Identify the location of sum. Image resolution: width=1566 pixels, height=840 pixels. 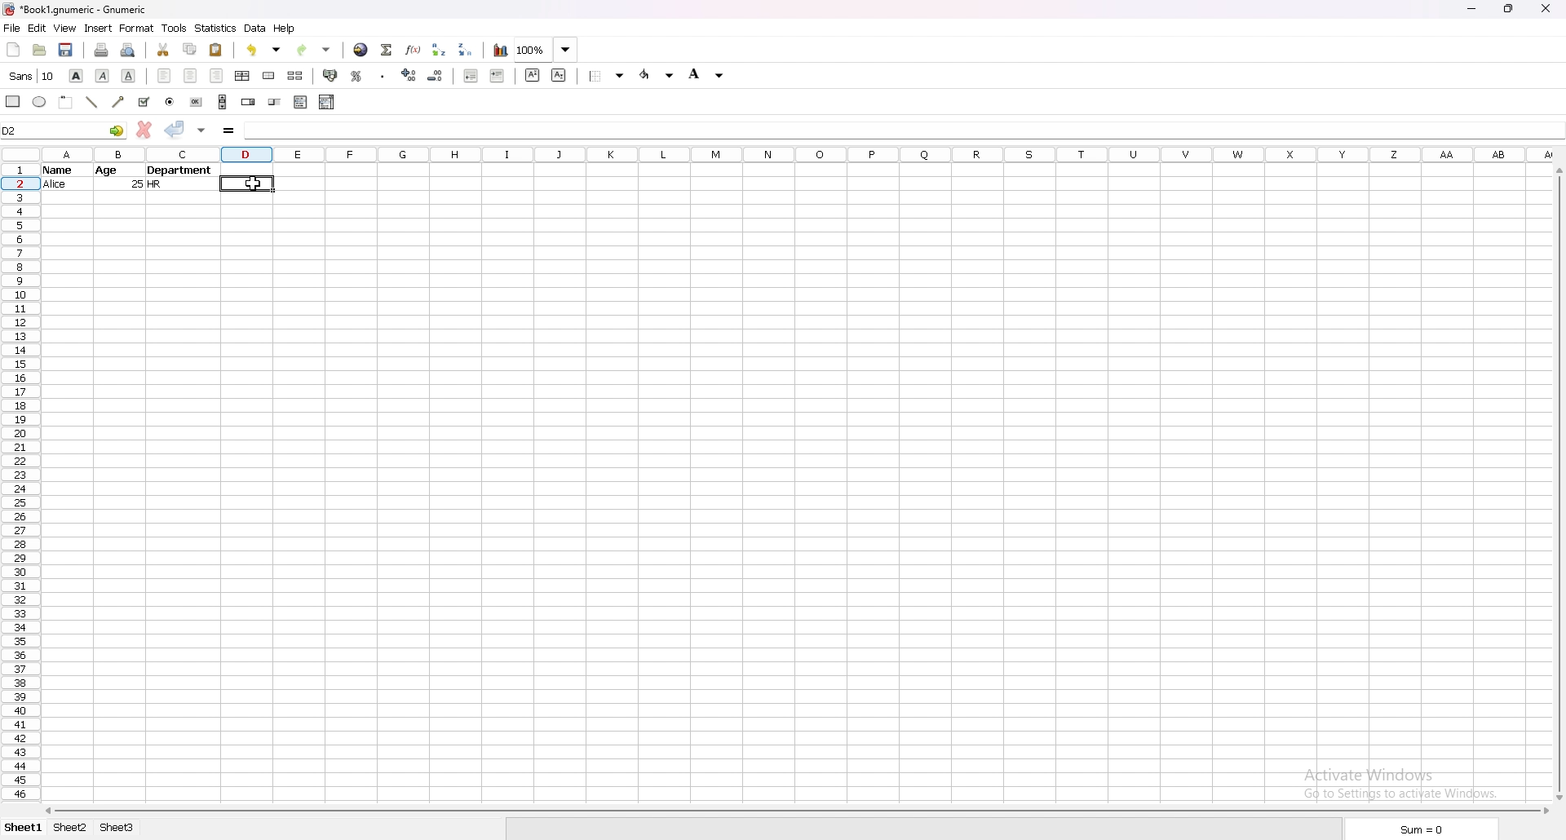
(1417, 829).